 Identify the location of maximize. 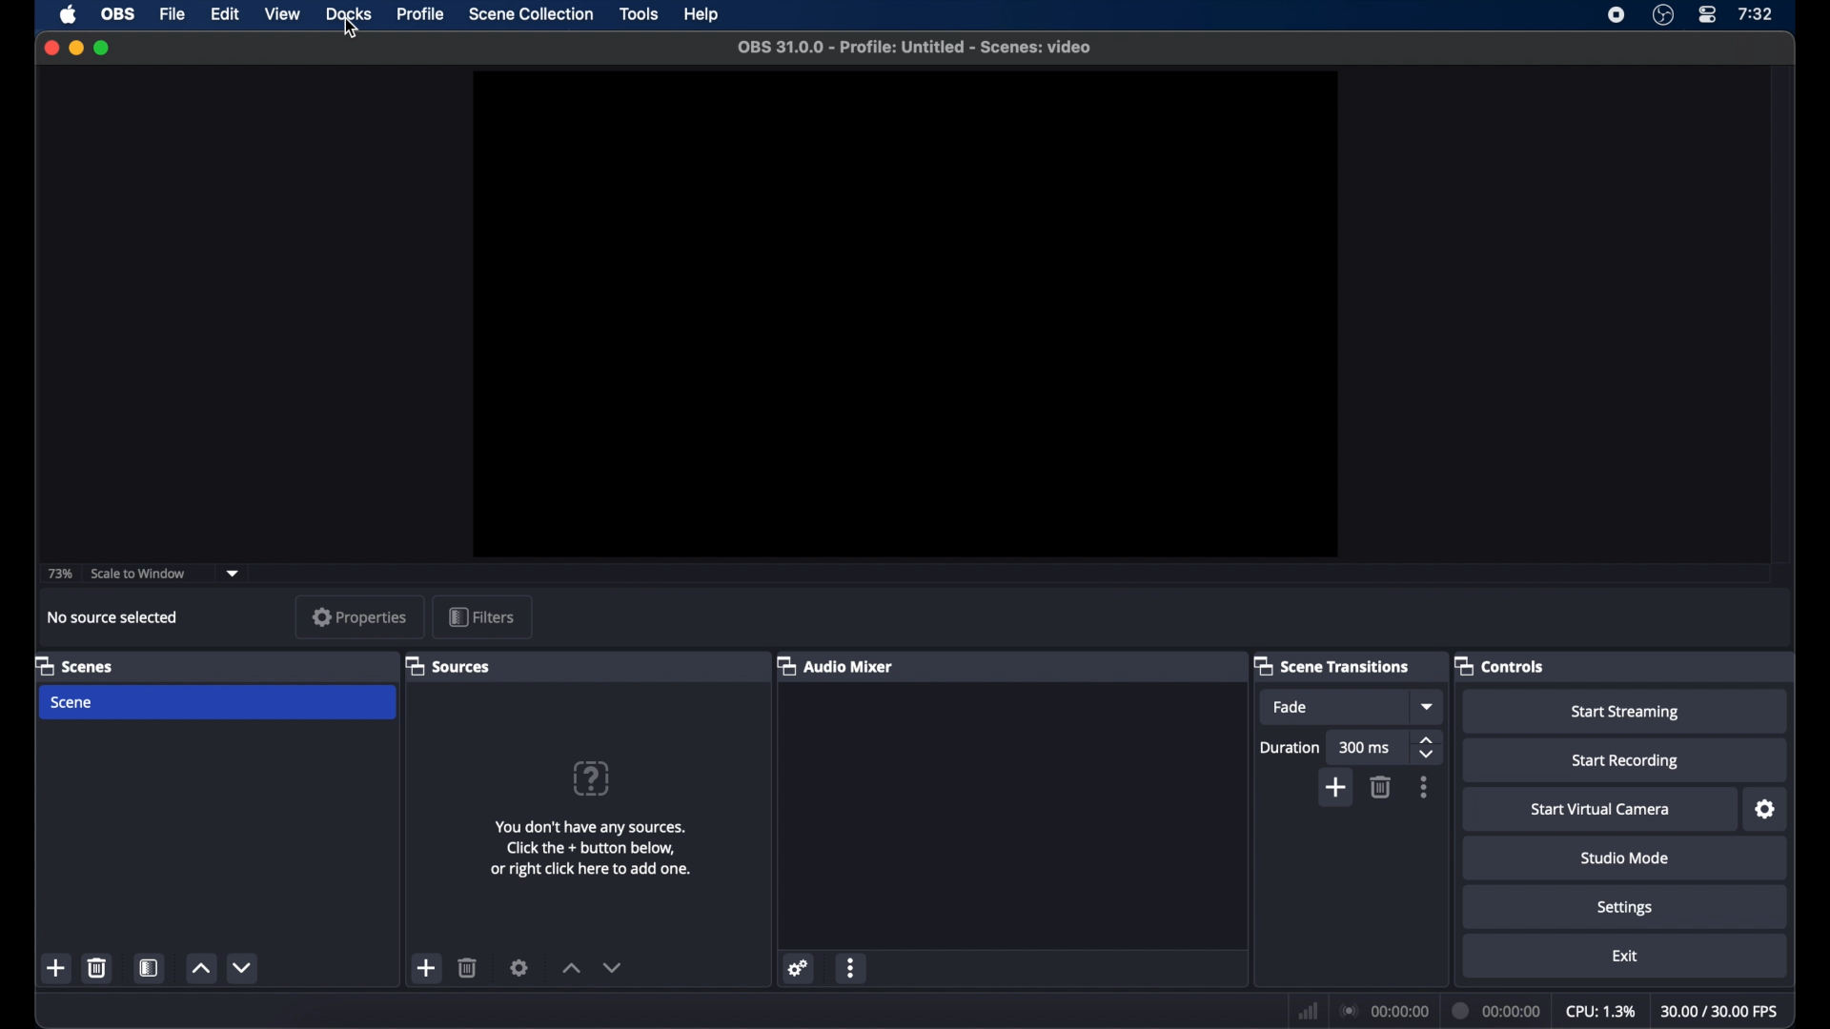
(103, 48).